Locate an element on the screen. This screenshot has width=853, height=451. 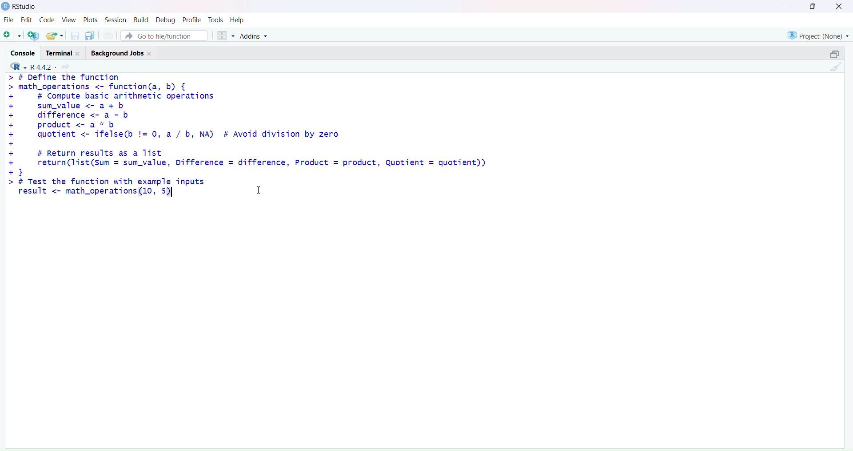
Terminal is located at coordinates (65, 51).